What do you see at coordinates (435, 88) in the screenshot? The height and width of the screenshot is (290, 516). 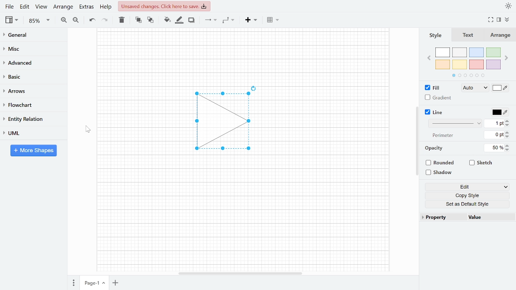 I see `Fill` at bounding box center [435, 88].